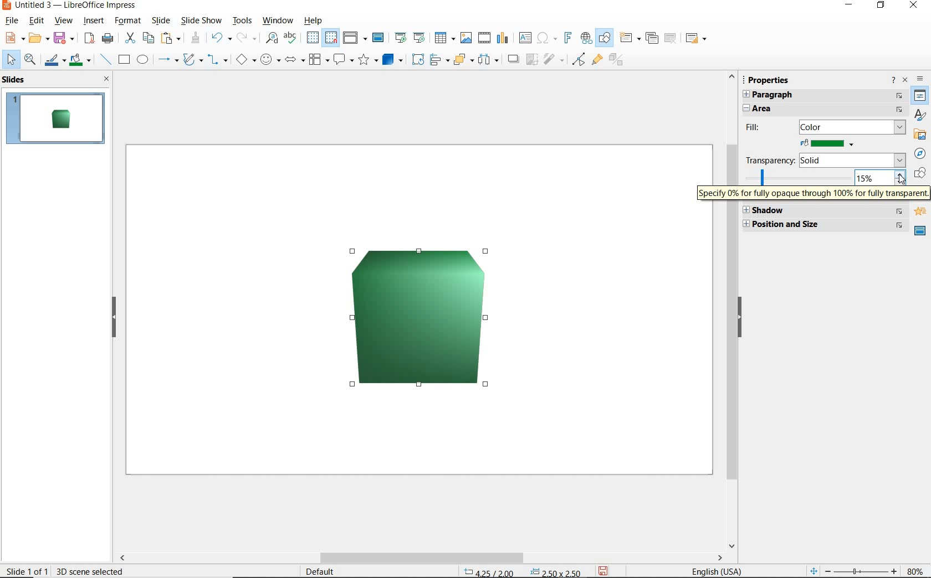  I want to click on ARRANGE, so click(463, 60).